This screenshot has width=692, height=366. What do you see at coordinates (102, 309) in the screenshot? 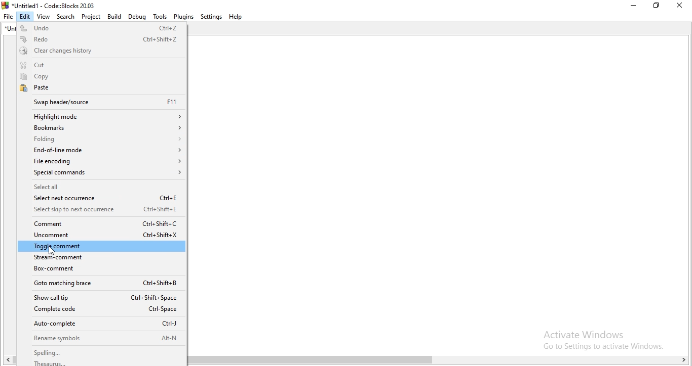
I see `Complete code` at bounding box center [102, 309].